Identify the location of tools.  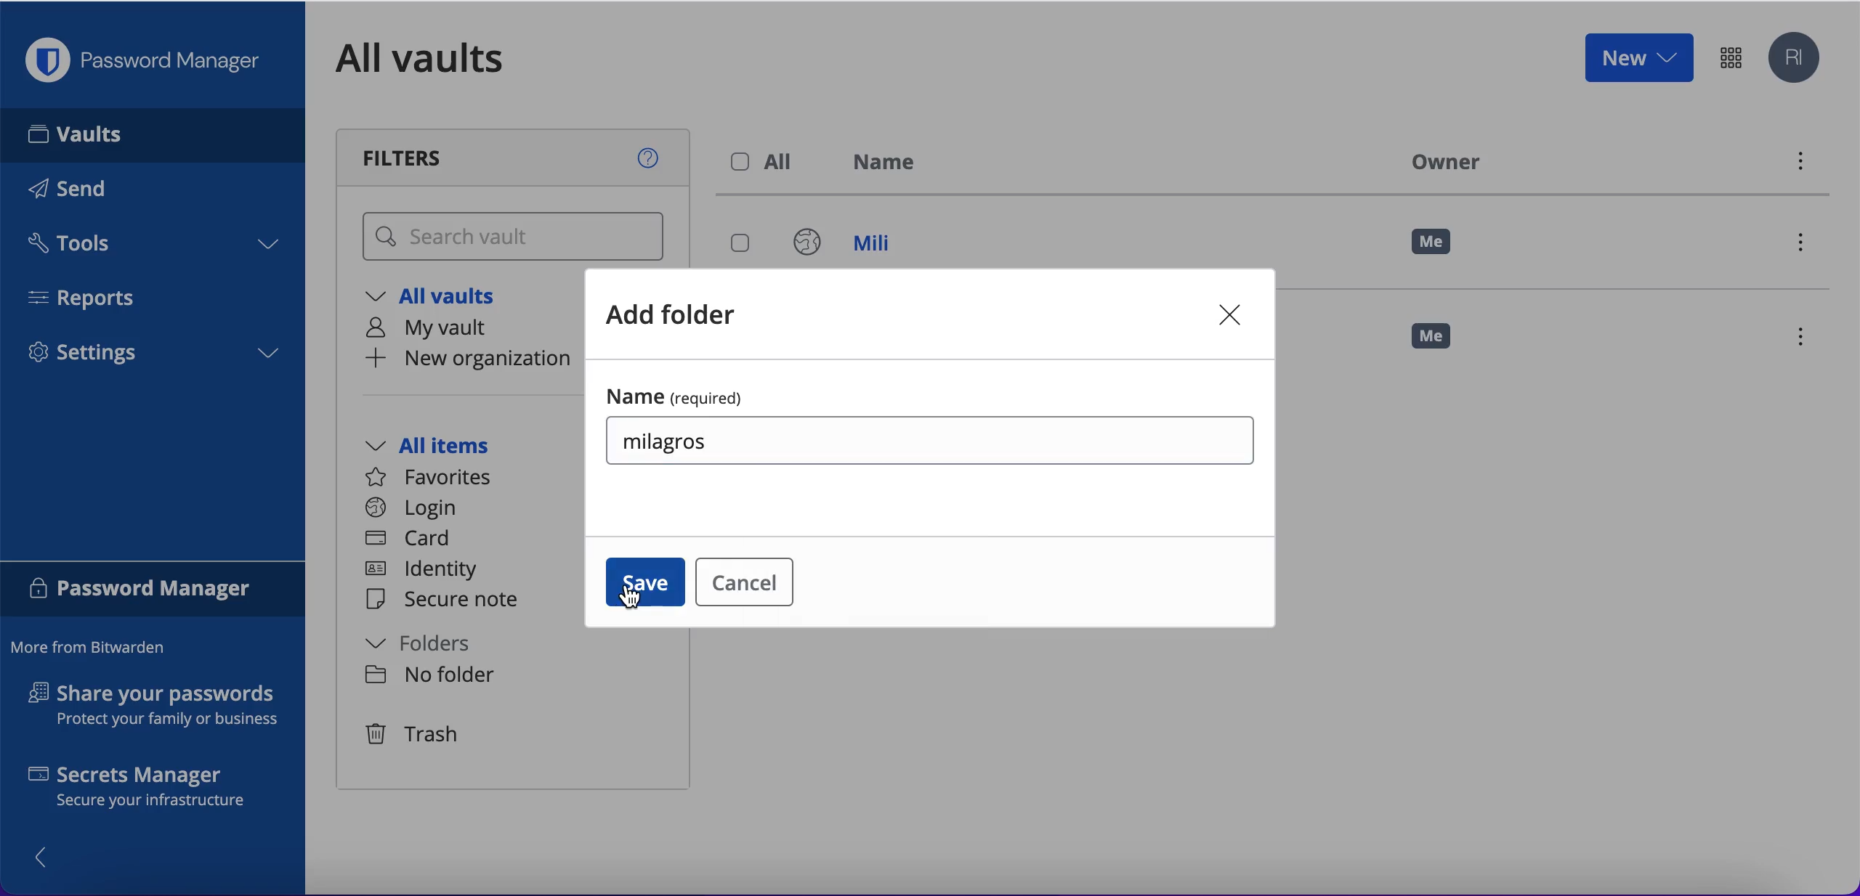
(151, 248).